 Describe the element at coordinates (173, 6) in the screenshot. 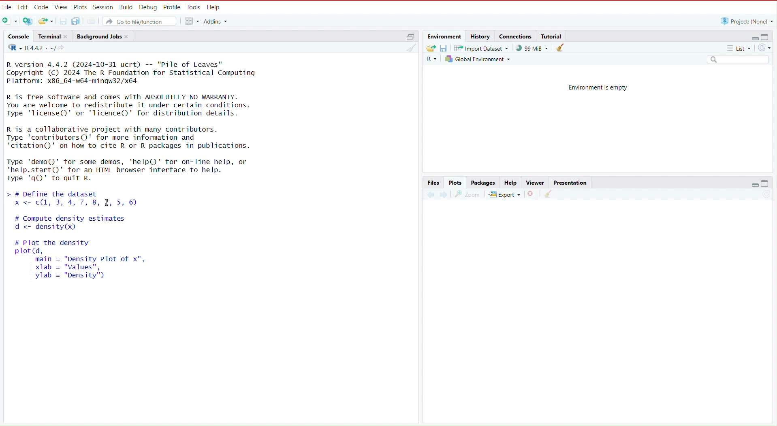

I see `profile` at that location.